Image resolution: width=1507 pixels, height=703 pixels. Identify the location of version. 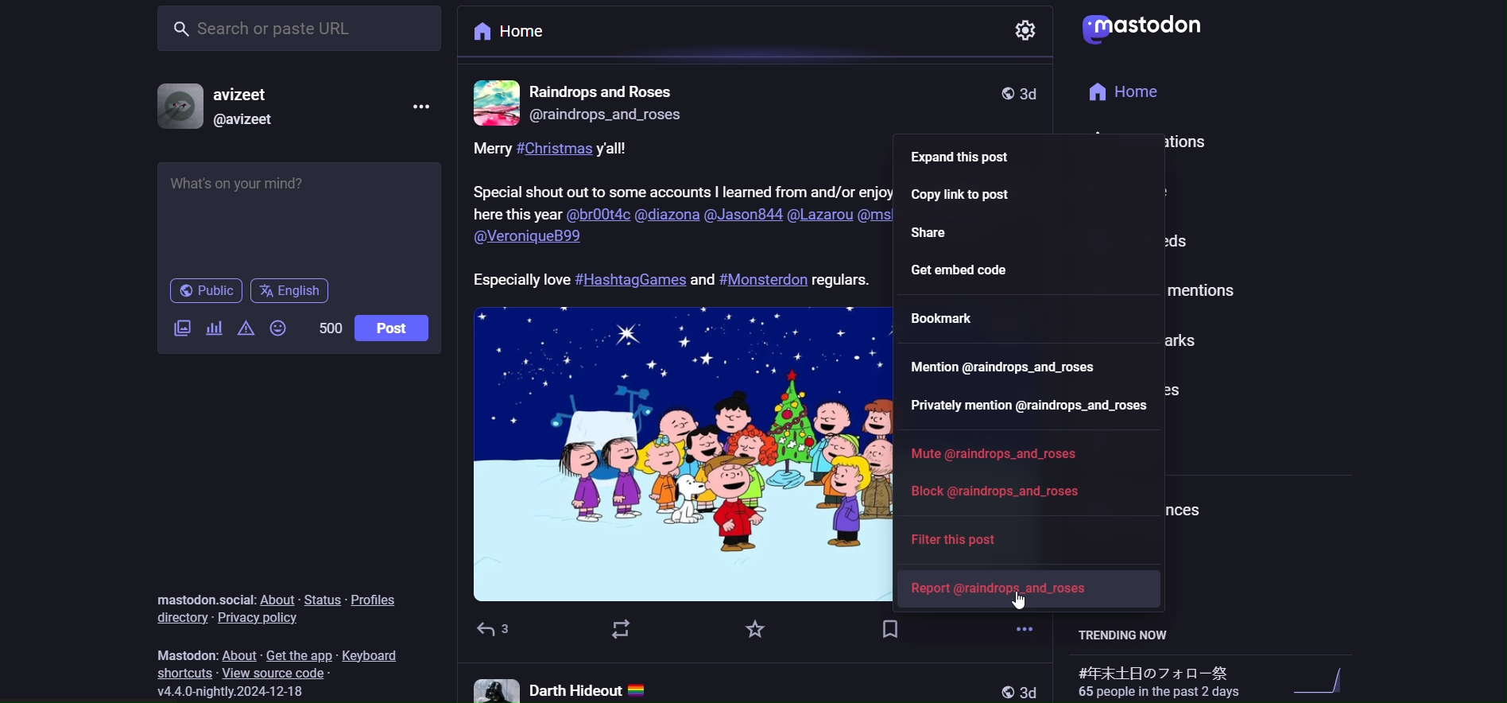
(236, 691).